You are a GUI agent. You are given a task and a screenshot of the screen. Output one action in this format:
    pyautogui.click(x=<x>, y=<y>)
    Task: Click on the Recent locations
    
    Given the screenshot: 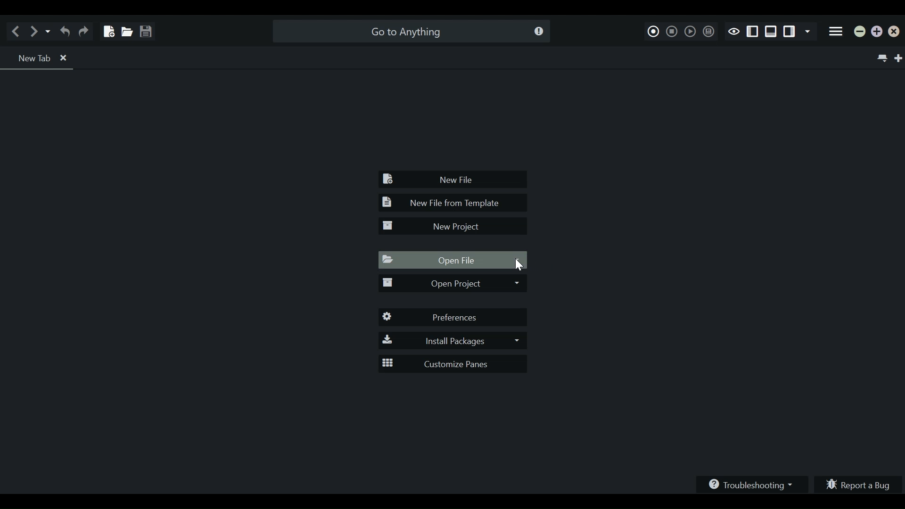 What is the action you would take?
    pyautogui.click(x=49, y=31)
    